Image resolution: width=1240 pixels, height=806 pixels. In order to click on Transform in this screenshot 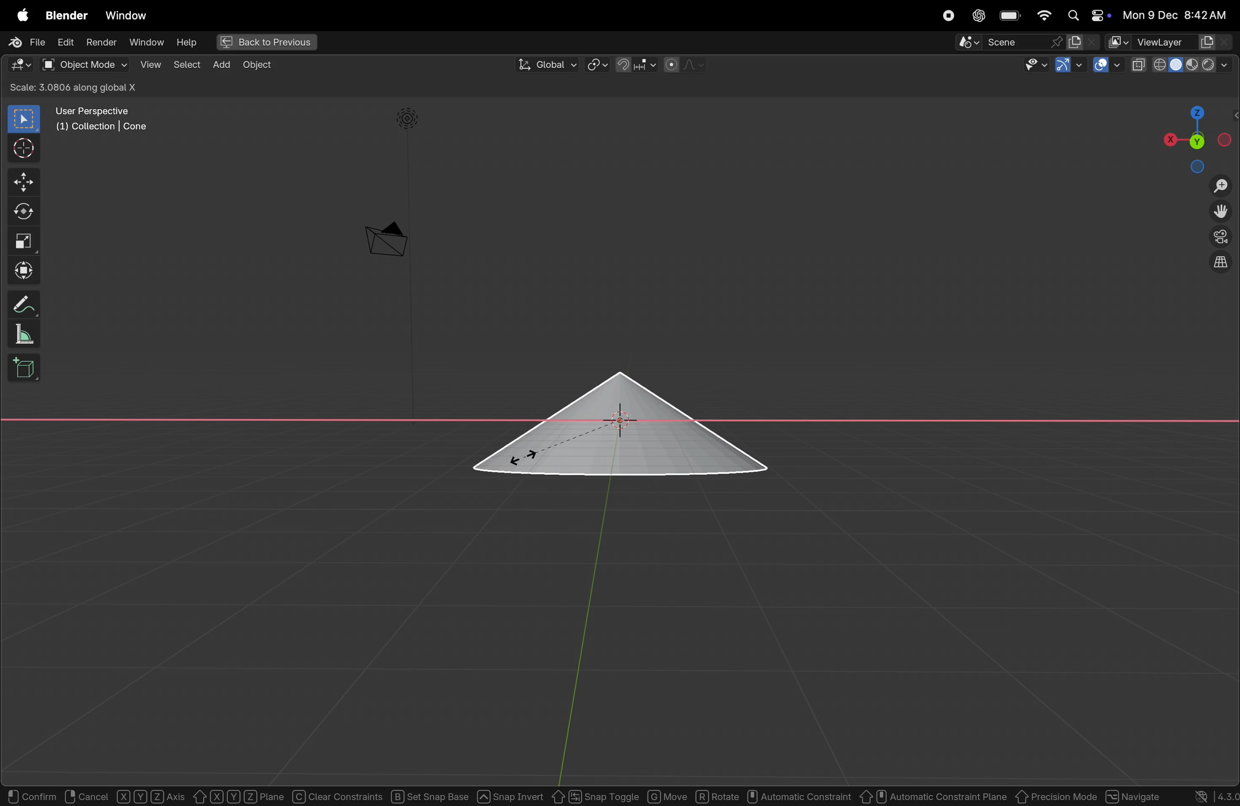, I will do `click(23, 269)`.